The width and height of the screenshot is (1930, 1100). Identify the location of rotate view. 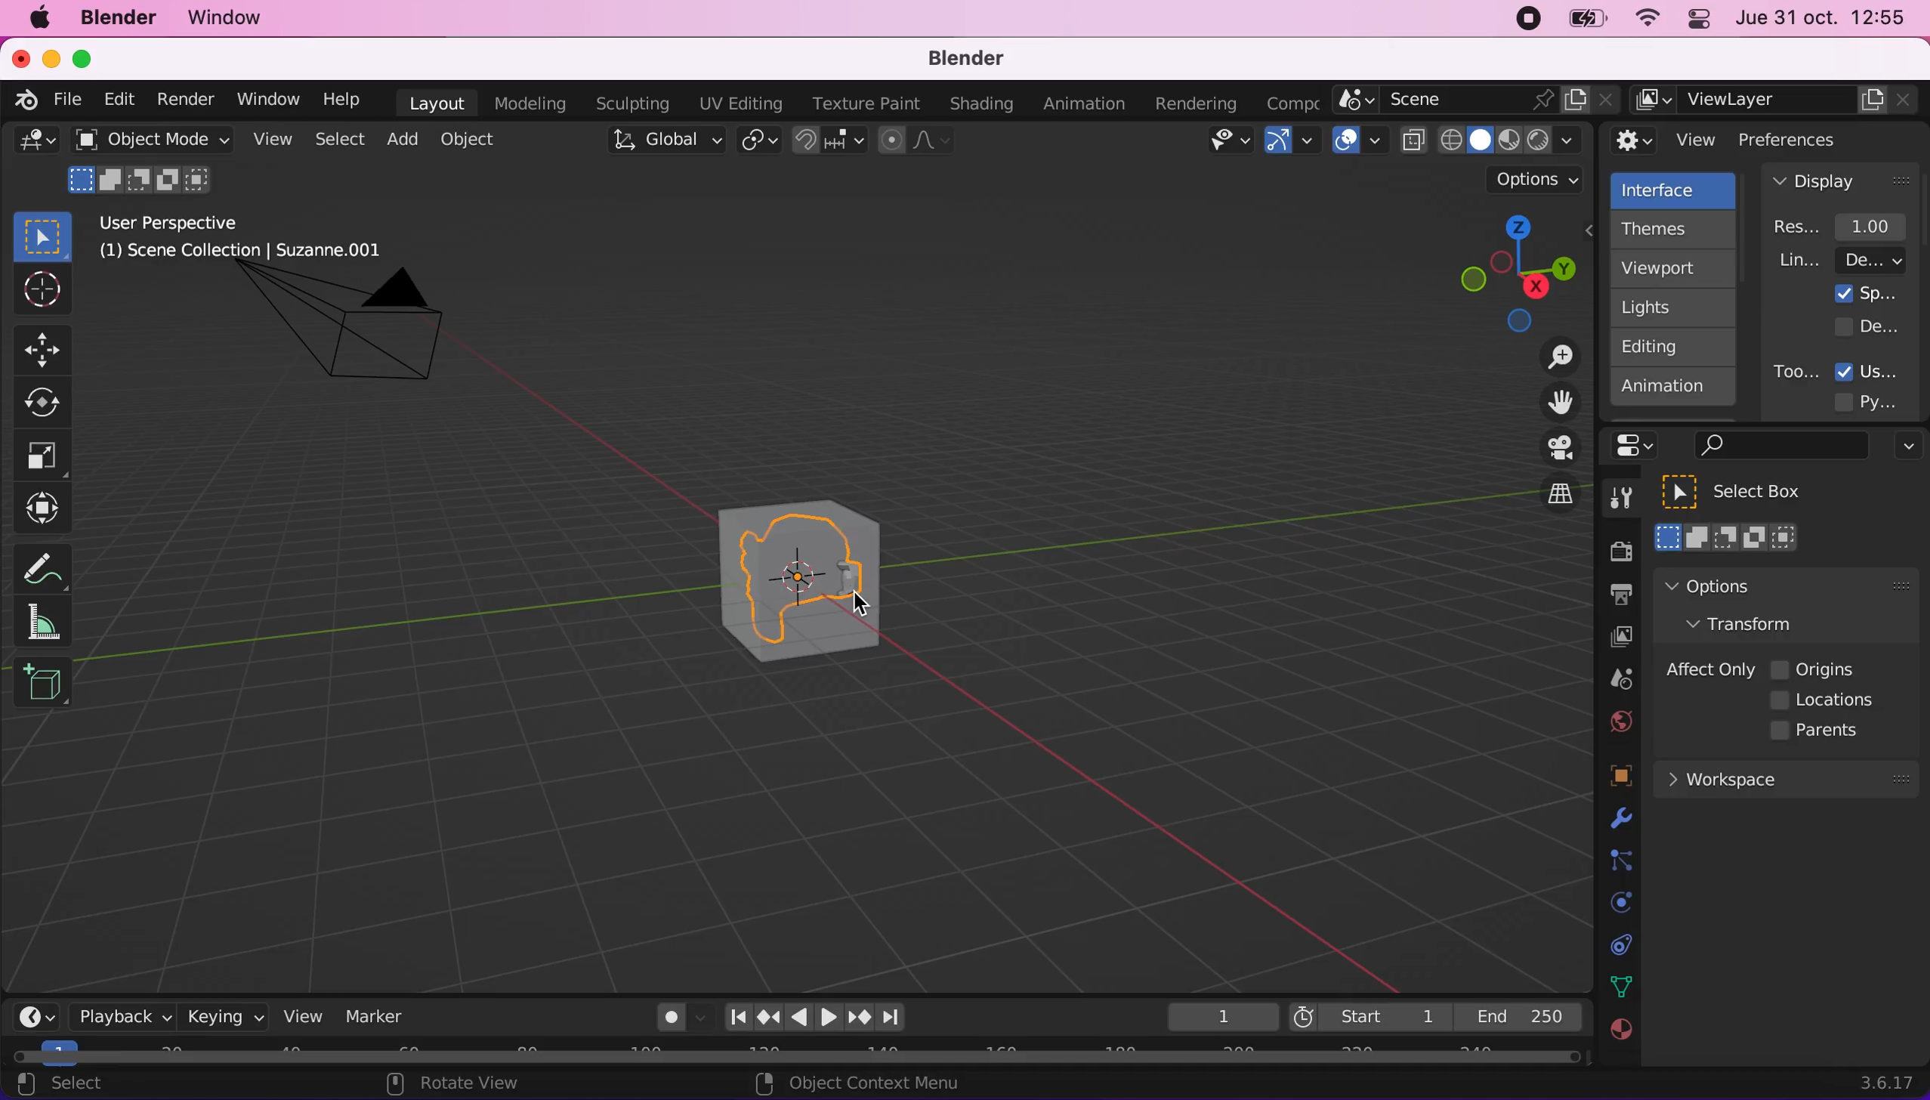
(468, 1085).